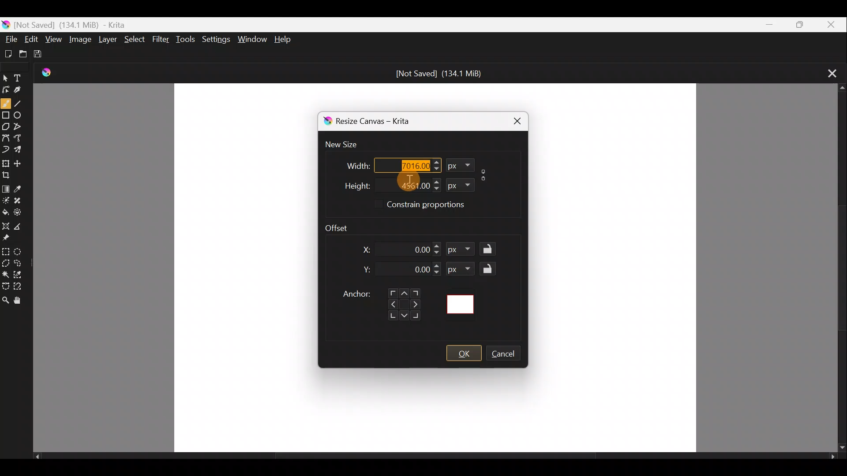 This screenshot has width=847, height=476. I want to click on X dimension, so click(361, 249).